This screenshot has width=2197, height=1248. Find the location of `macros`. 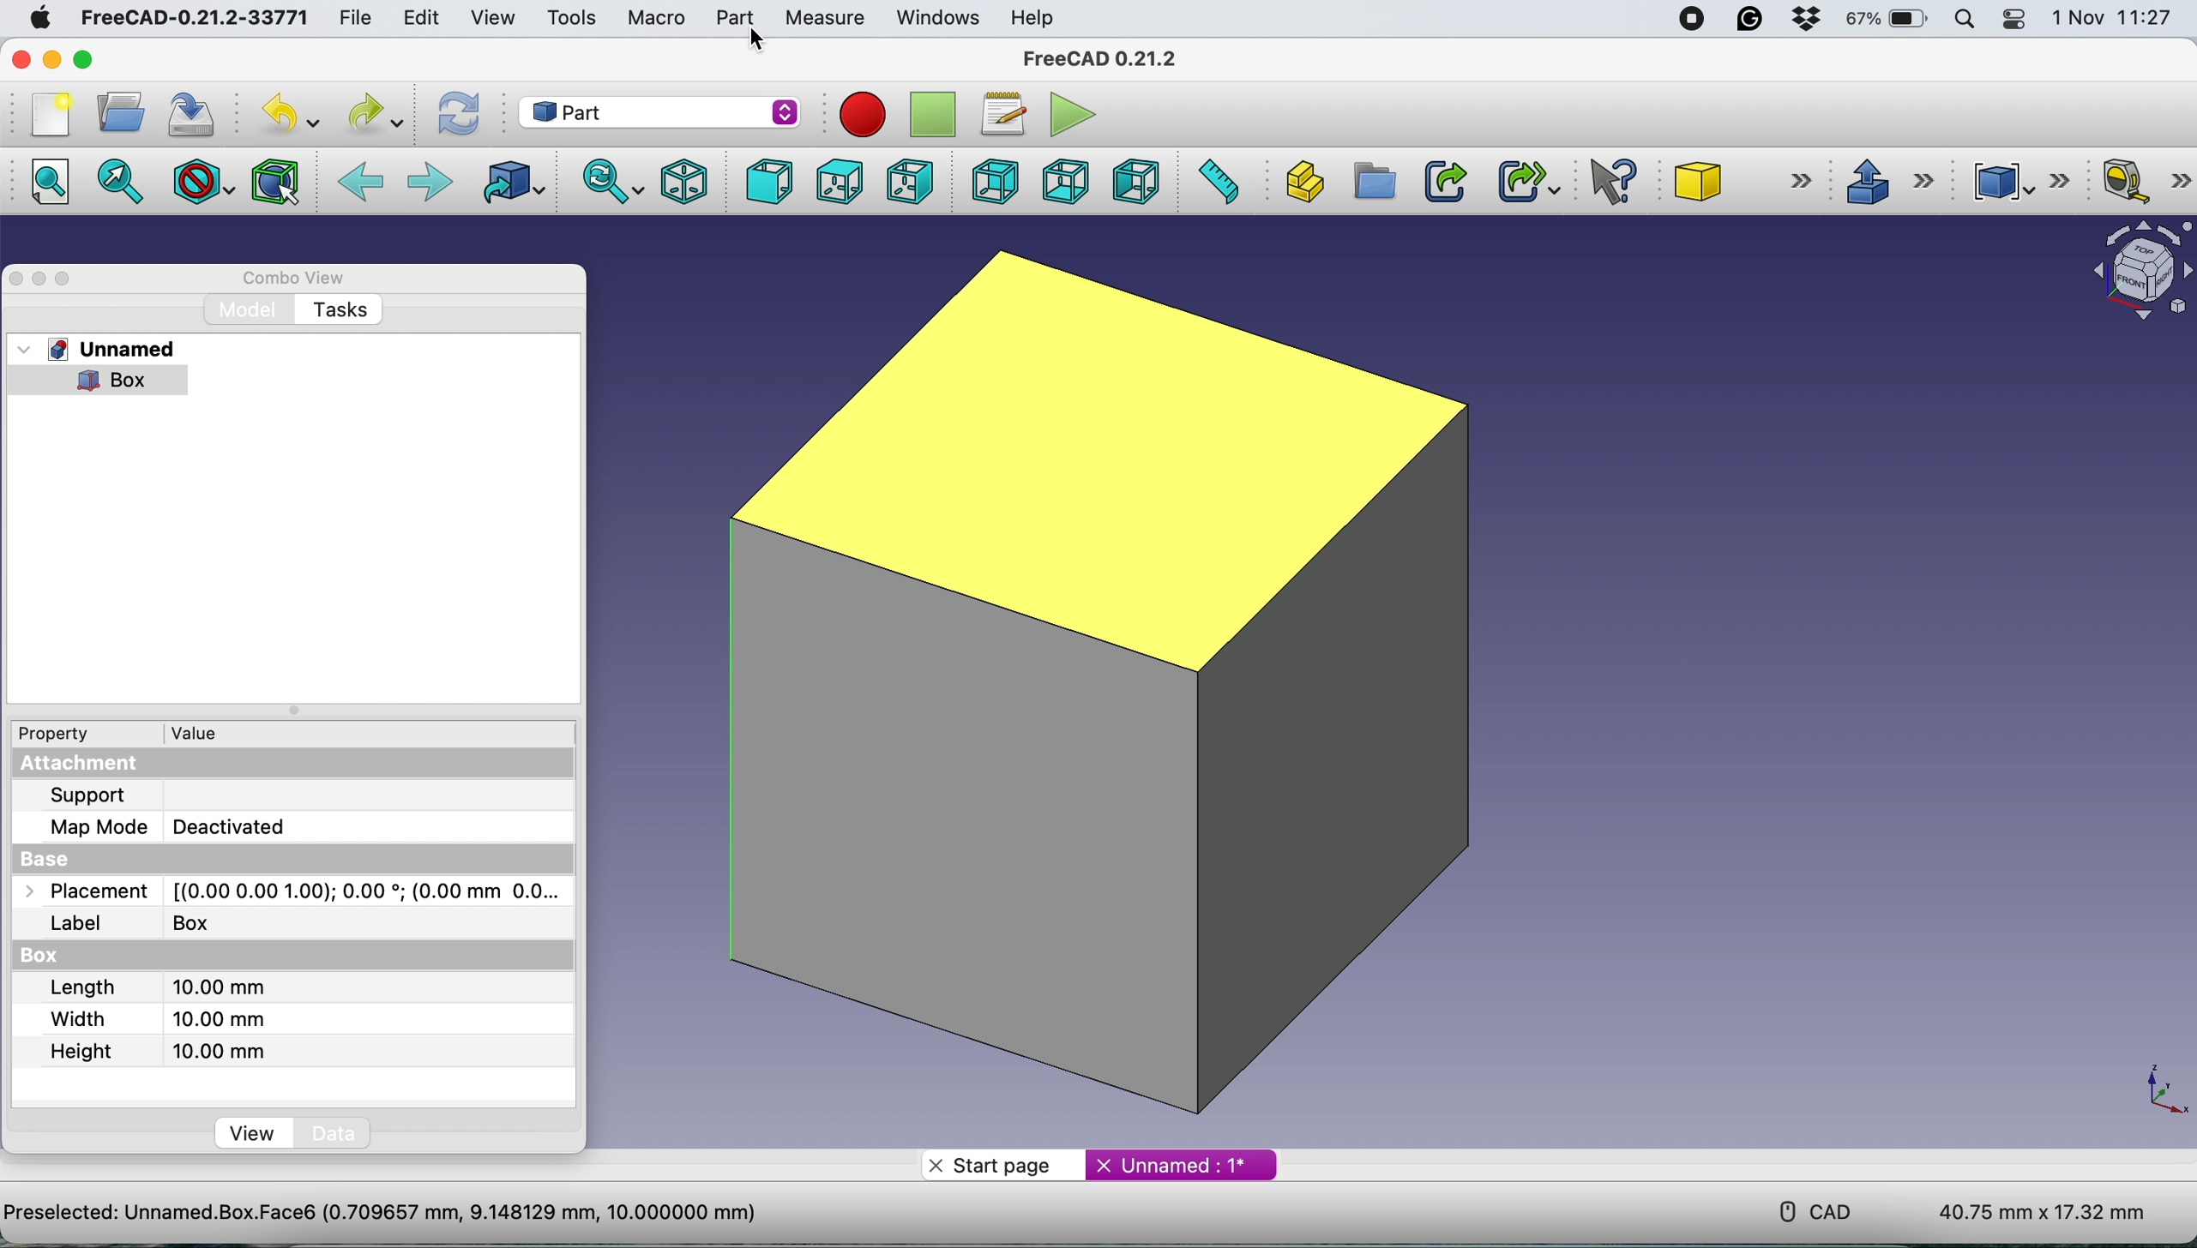

macros is located at coordinates (999, 111).